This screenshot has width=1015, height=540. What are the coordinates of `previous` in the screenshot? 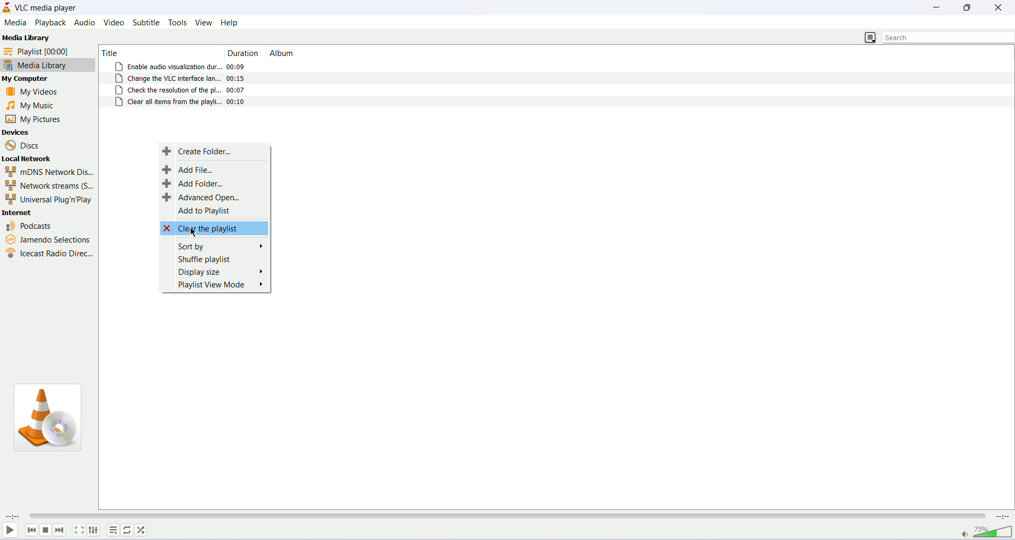 It's located at (30, 530).